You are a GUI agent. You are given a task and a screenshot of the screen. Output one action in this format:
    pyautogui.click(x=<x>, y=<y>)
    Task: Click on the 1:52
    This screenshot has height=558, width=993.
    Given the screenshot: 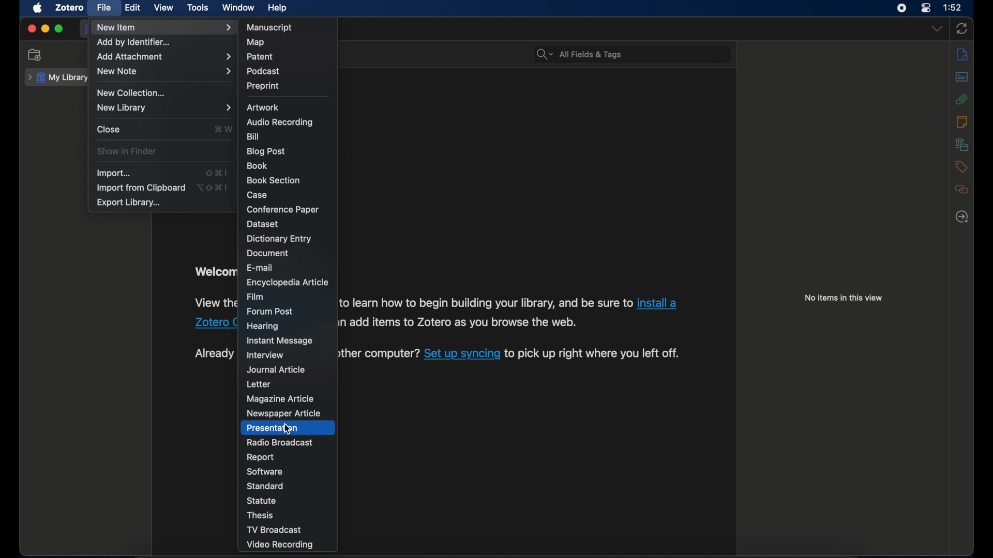 What is the action you would take?
    pyautogui.click(x=953, y=7)
    